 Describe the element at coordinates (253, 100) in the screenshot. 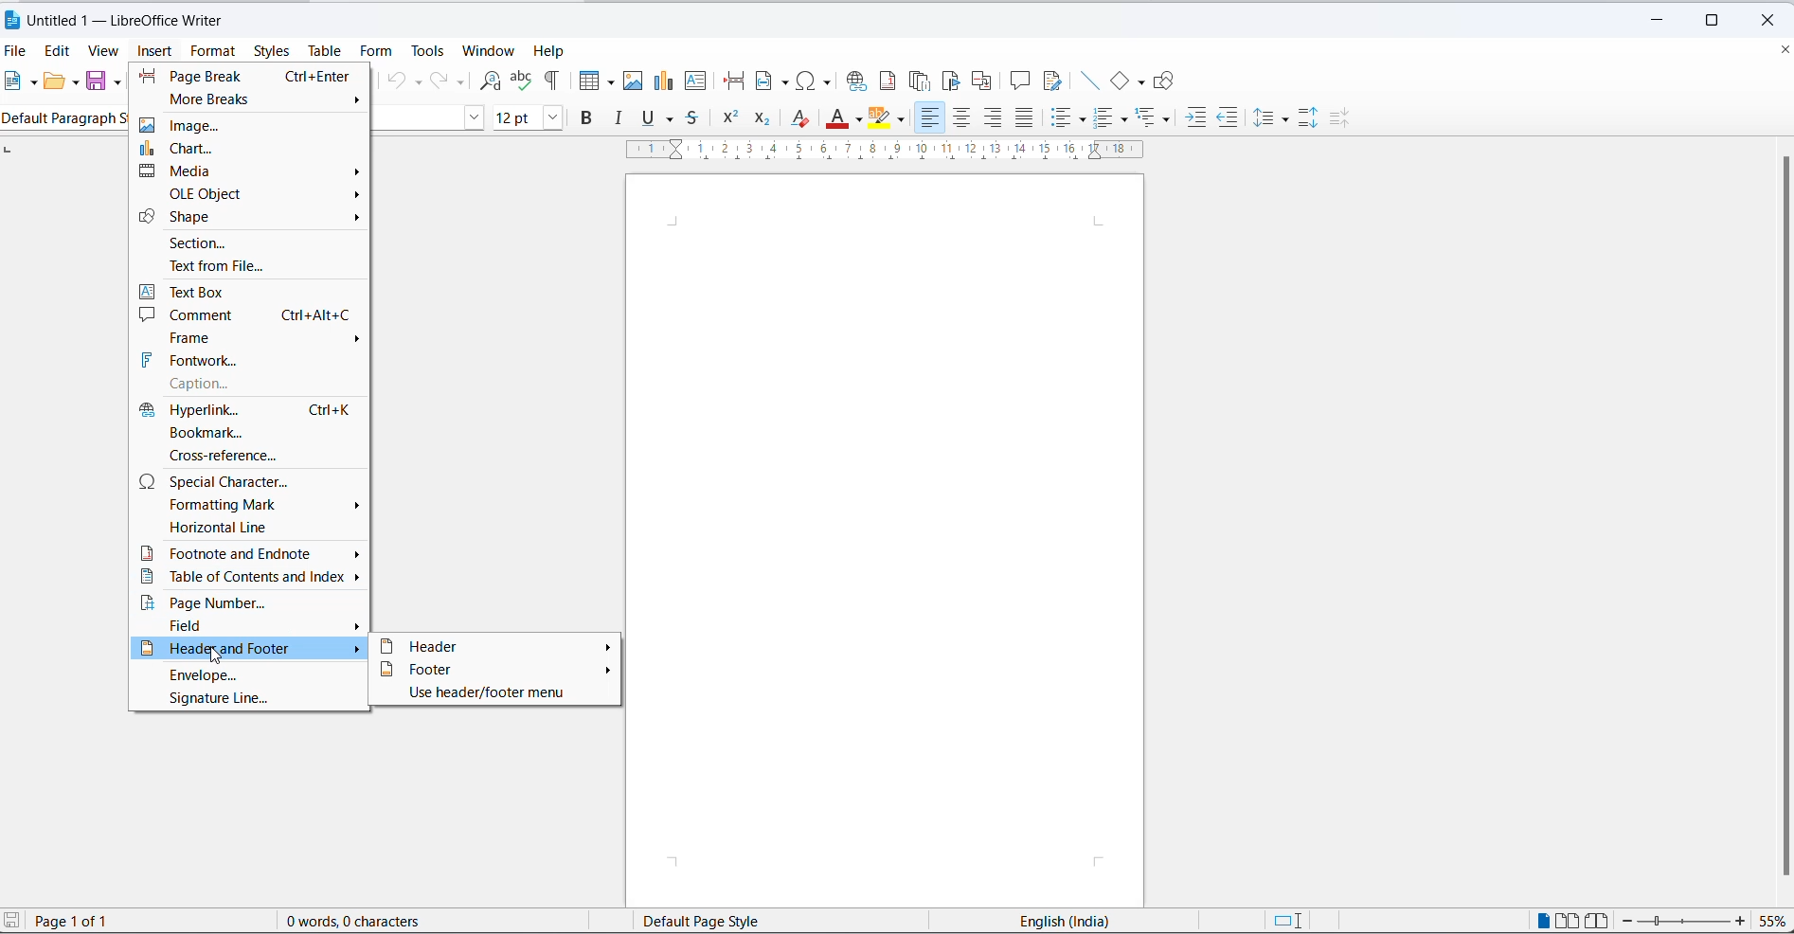

I see `more breaks` at that location.